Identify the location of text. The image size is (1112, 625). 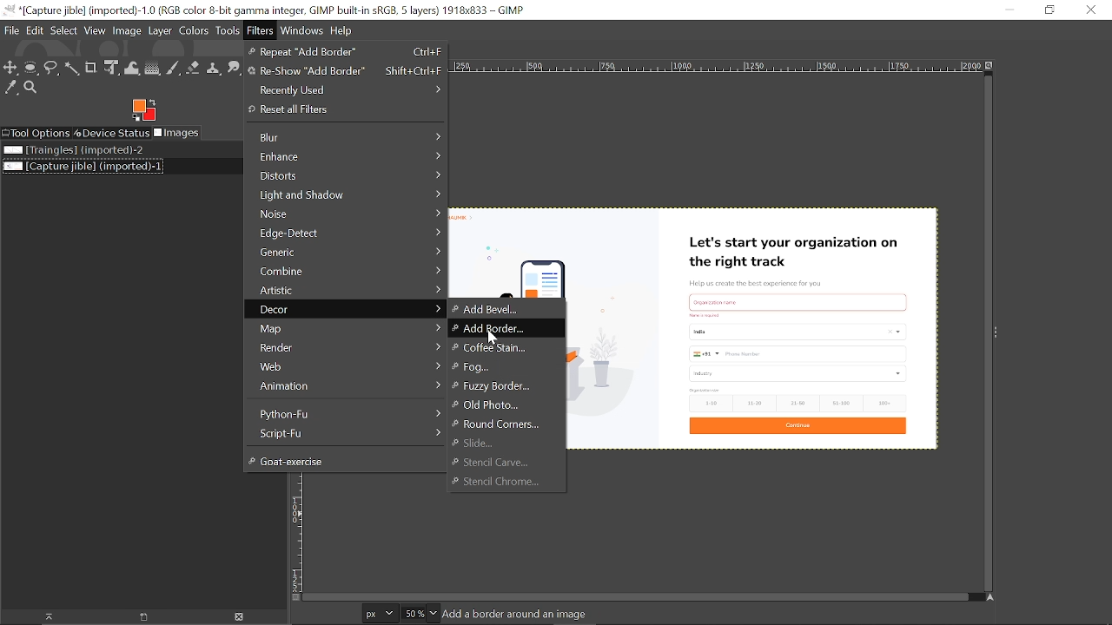
(706, 389).